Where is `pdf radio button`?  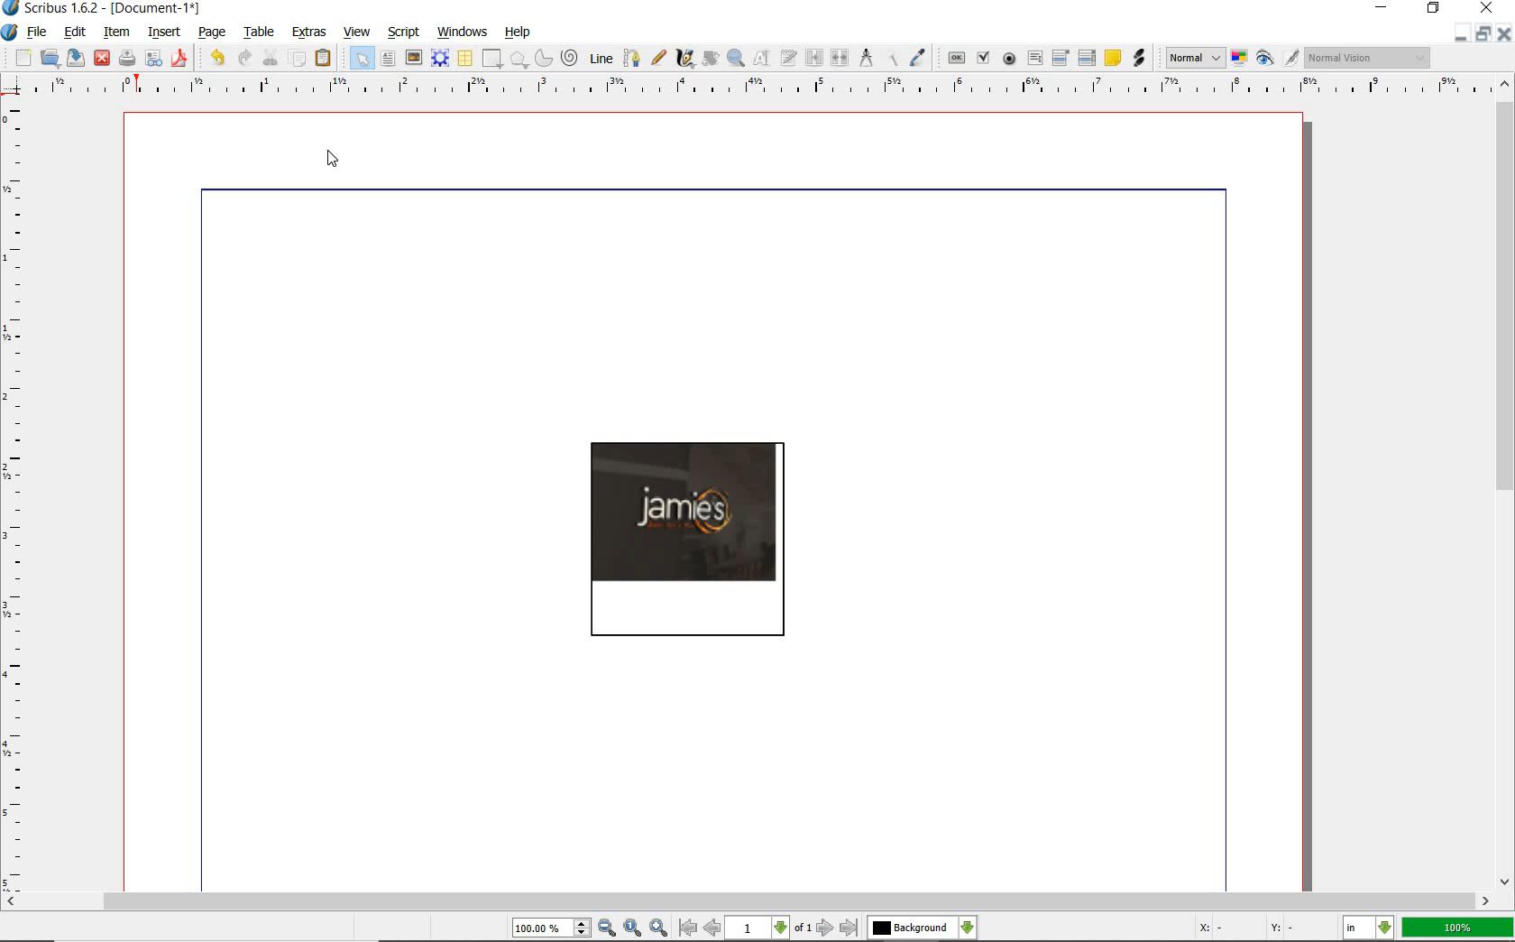
pdf radio button is located at coordinates (1010, 60).